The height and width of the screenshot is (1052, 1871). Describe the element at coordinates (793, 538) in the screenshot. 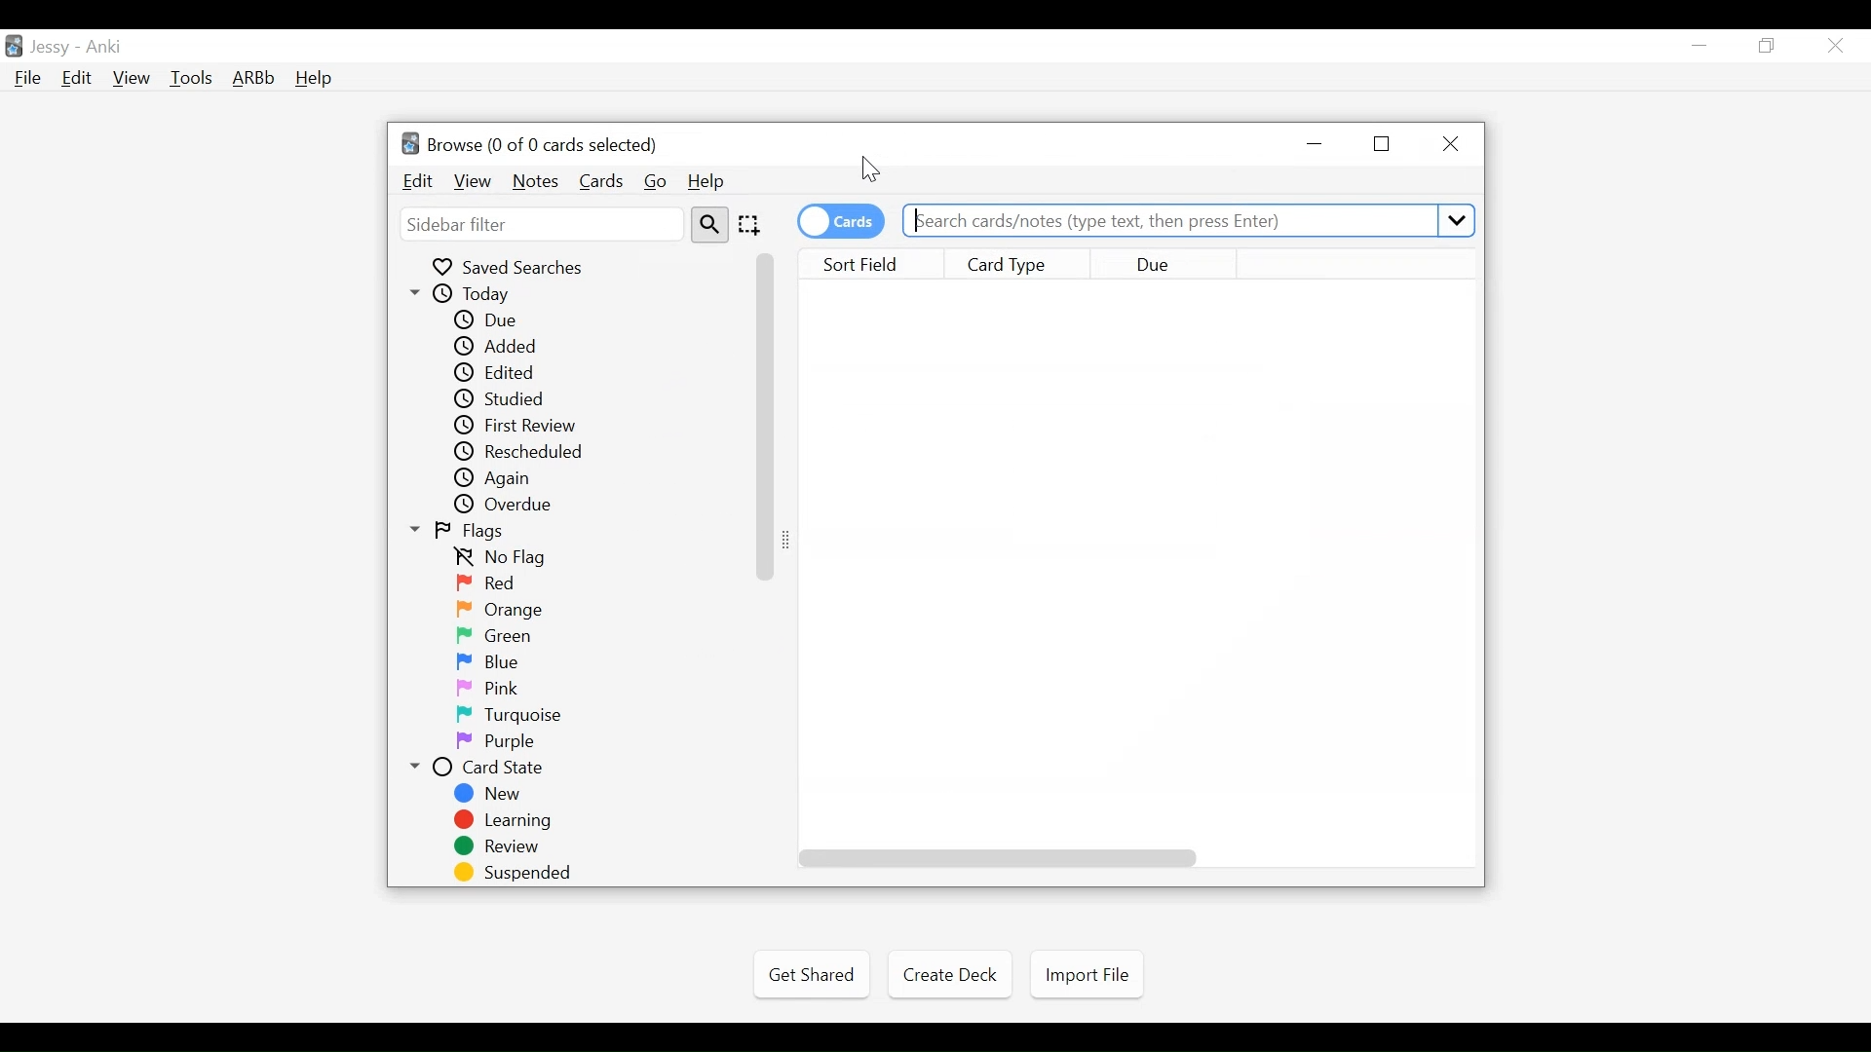

I see `Resize` at that location.